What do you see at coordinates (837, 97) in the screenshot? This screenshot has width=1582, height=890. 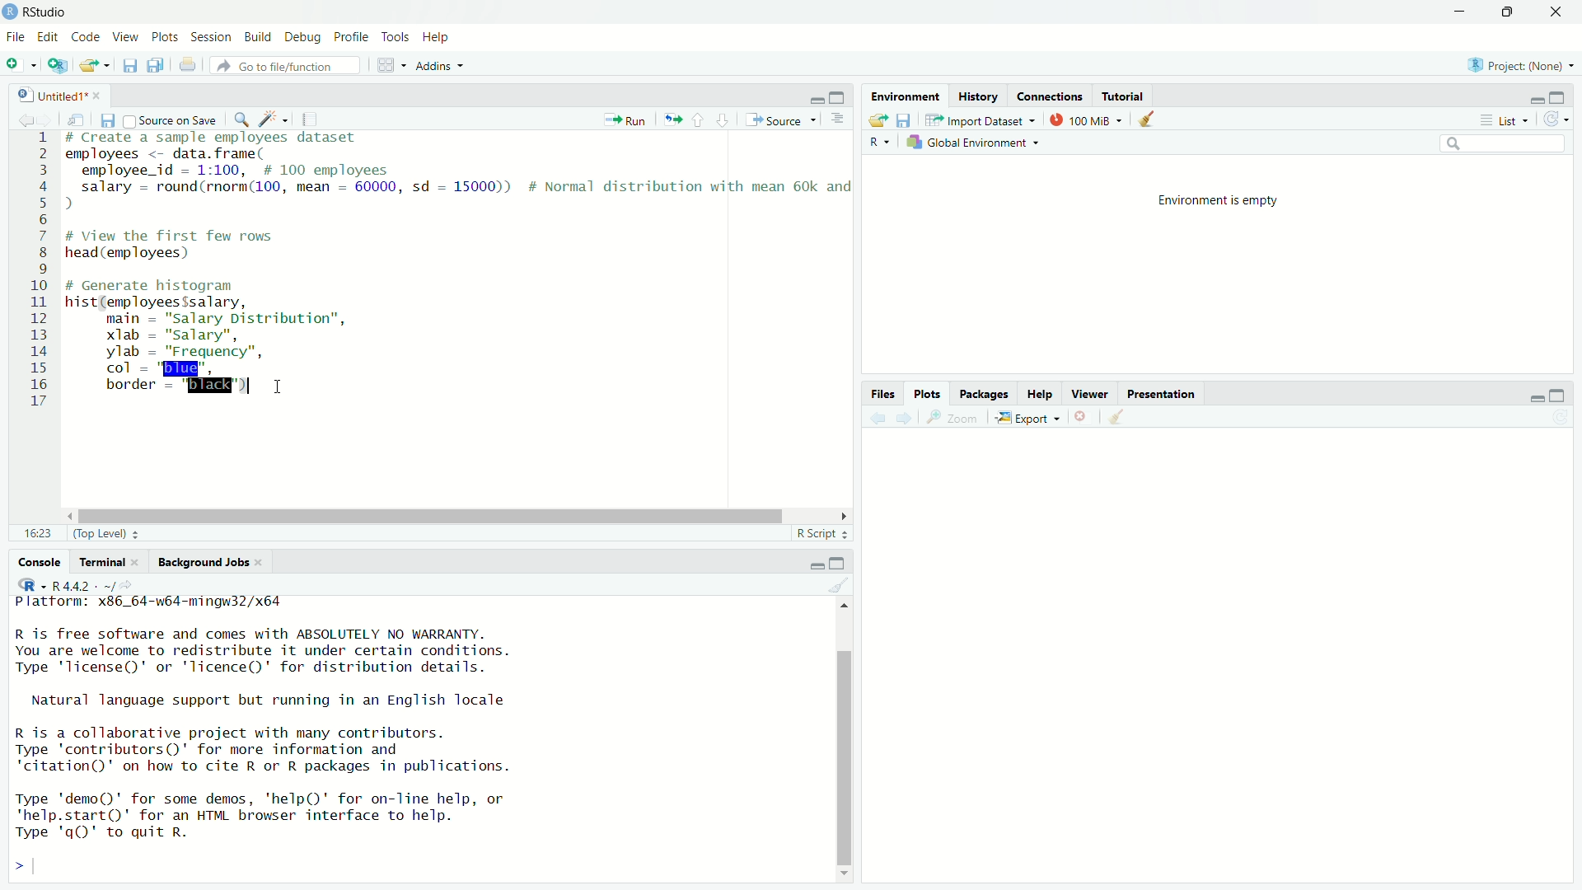 I see `Maximise ` at bounding box center [837, 97].